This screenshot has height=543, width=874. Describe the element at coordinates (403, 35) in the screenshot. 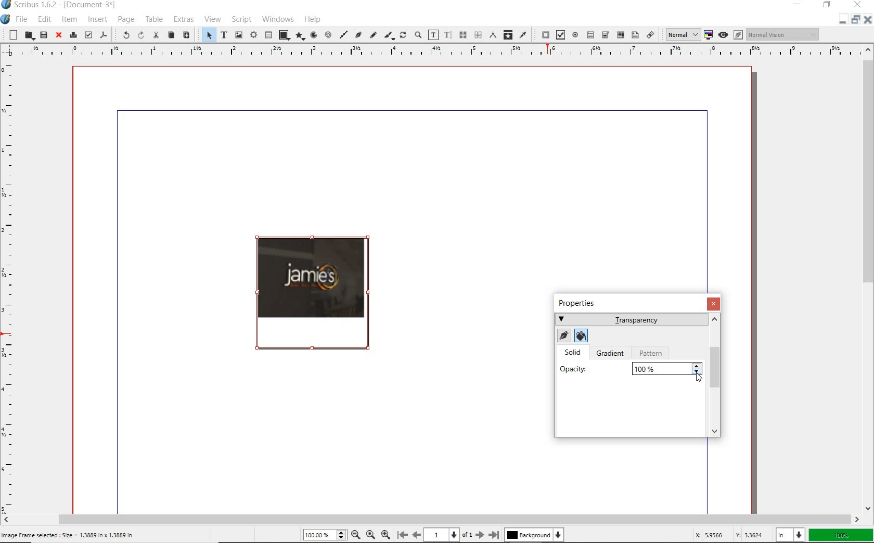

I see `rotate item` at that location.